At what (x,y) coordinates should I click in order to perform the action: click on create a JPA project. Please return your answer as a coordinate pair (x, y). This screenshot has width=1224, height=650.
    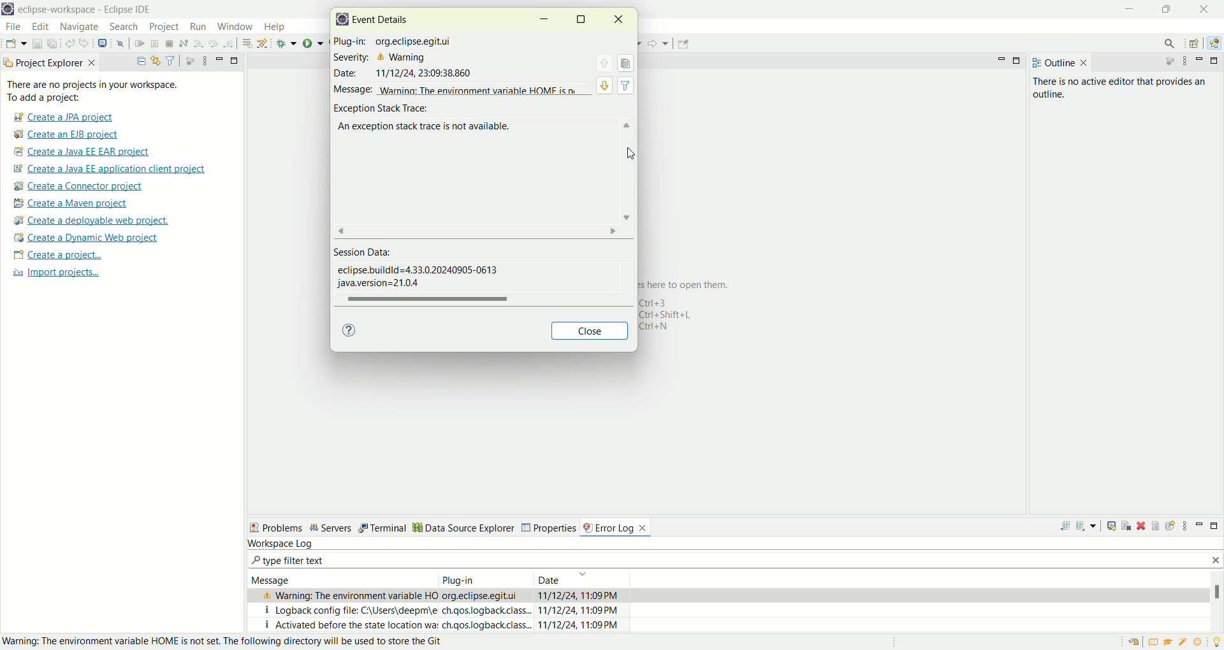
    Looking at the image, I should click on (62, 118).